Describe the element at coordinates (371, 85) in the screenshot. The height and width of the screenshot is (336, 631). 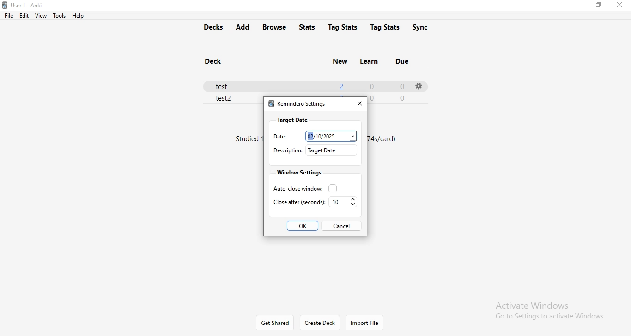
I see `0` at that location.